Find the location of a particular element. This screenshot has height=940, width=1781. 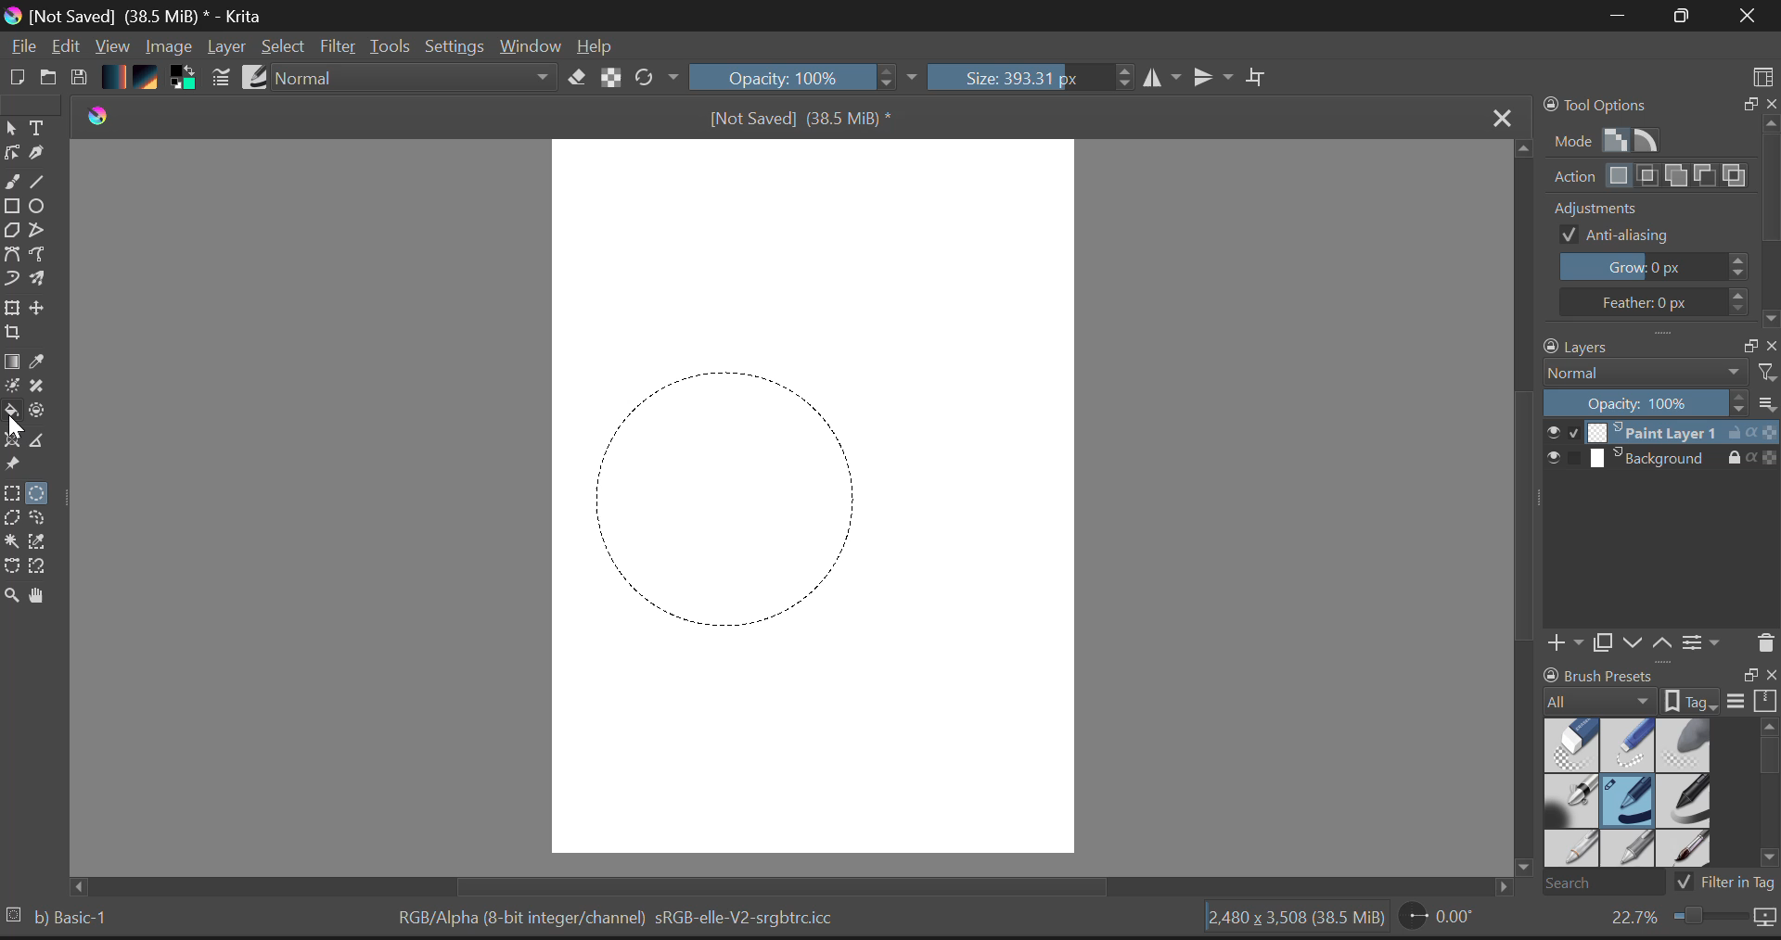

Crop is located at coordinates (11, 337).